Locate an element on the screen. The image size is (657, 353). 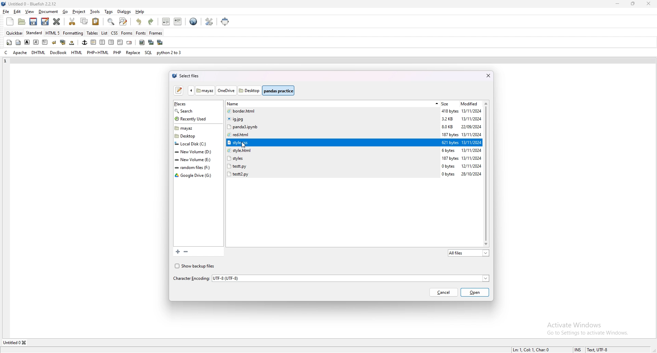
indent is located at coordinates (178, 21).